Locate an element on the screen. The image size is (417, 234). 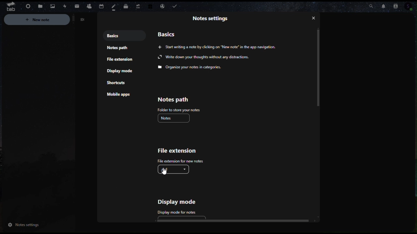
profile is located at coordinates (412, 7).